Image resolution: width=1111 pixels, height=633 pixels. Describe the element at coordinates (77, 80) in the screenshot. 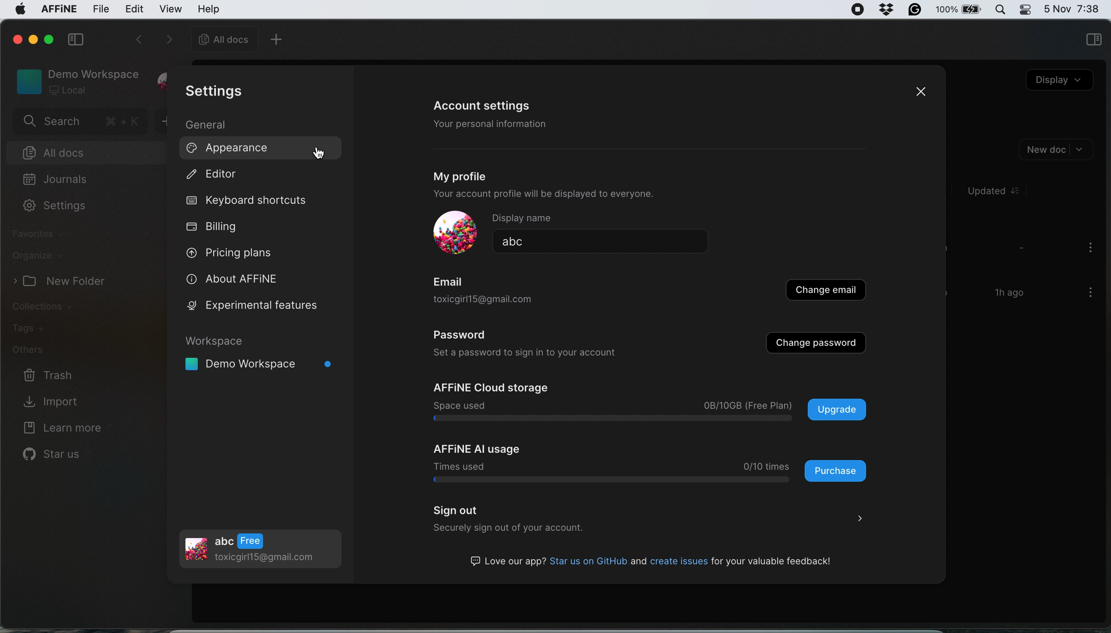

I see `workspace` at that location.